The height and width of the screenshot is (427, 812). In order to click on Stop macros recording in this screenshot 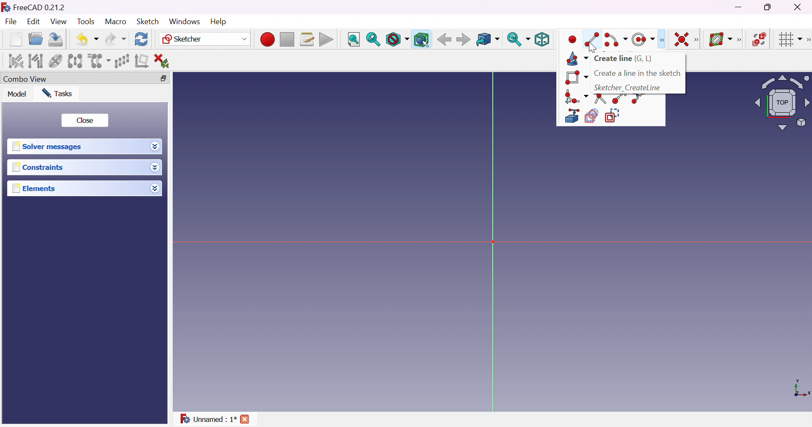, I will do `click(287, 40)`.